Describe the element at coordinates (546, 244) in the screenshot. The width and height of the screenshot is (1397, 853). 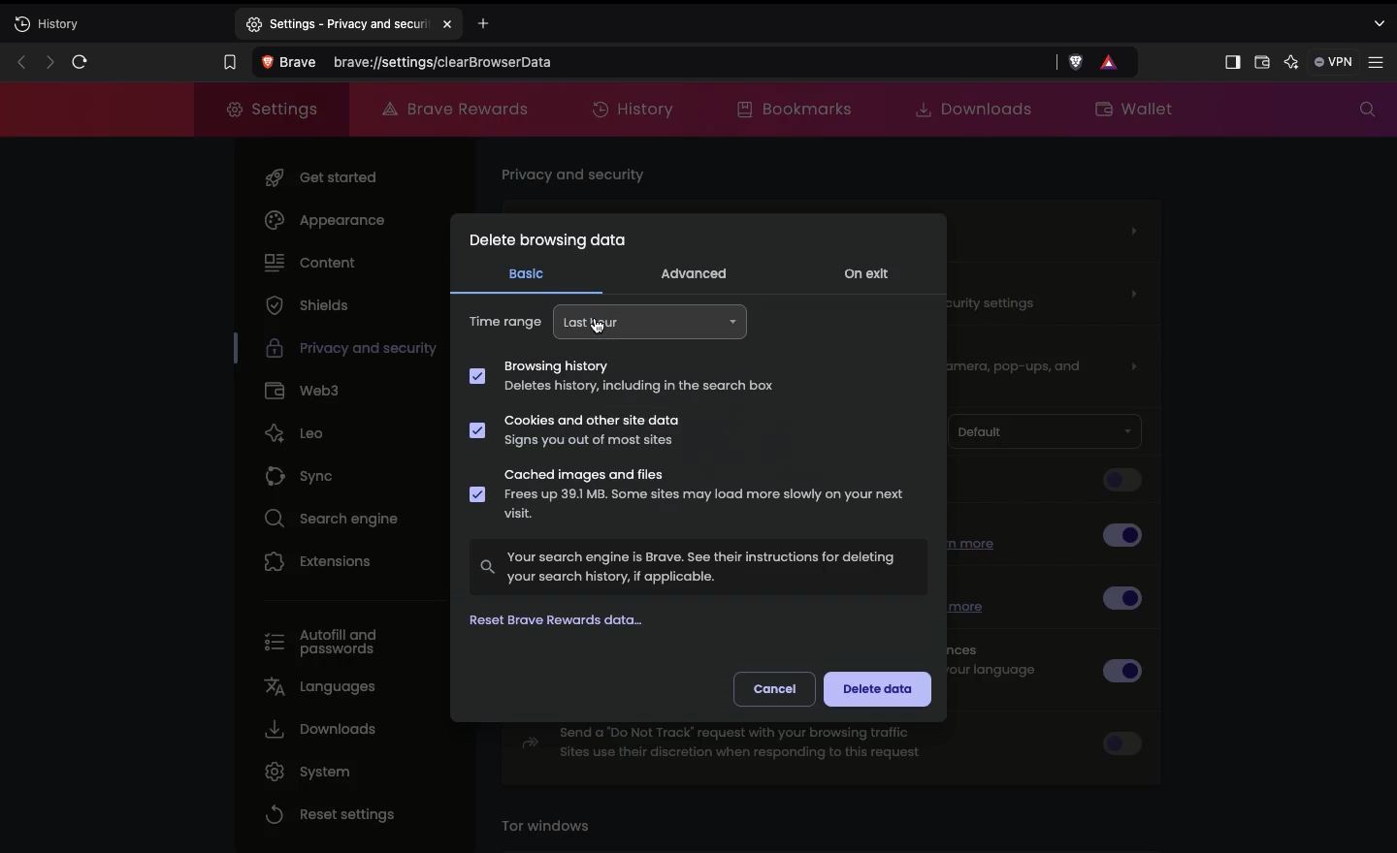
I see `Delete browsing data` at that location.